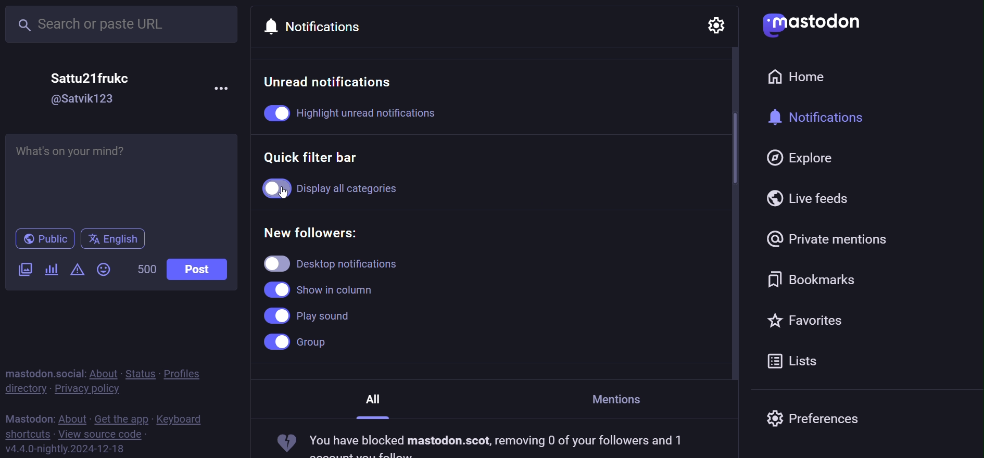  What do you see at coordinates (812, 198) in the screenshot?
I see `live feed` at bounding box center [812, 198].